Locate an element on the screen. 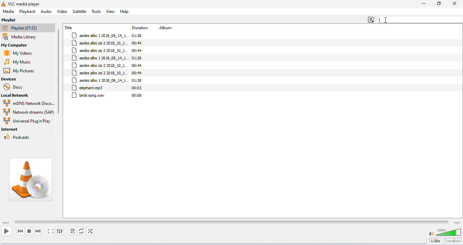 This screenshot has width=463, height=245. Network streams (SAP) is located at coordinates (28, 112).